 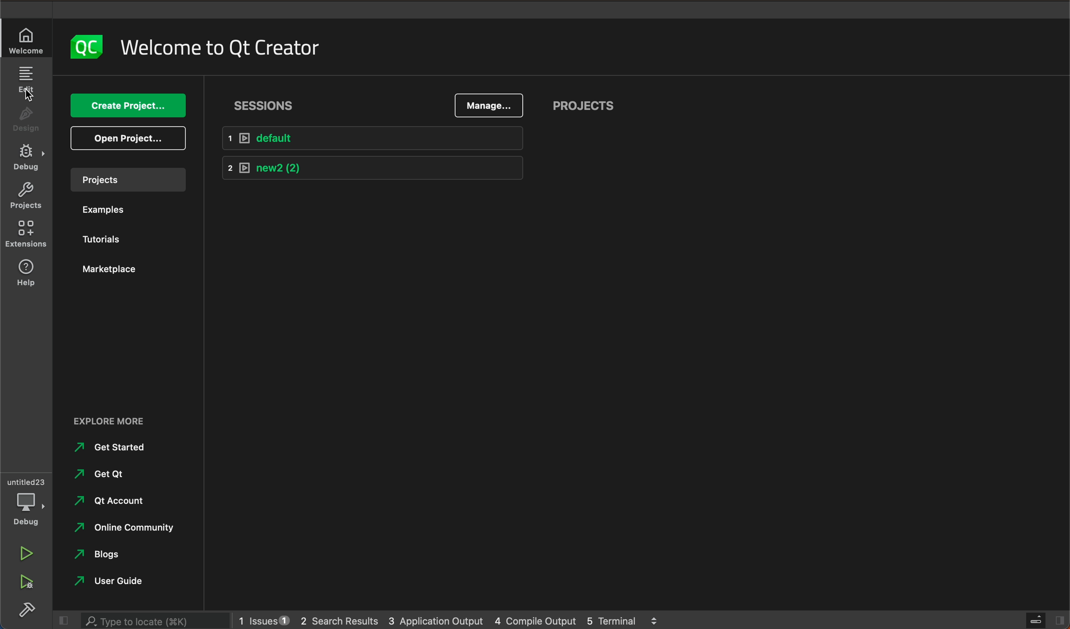 What do you see at coordinates (131, 106) in the screenshot?
I see `create` at bounding box center [131, 106].